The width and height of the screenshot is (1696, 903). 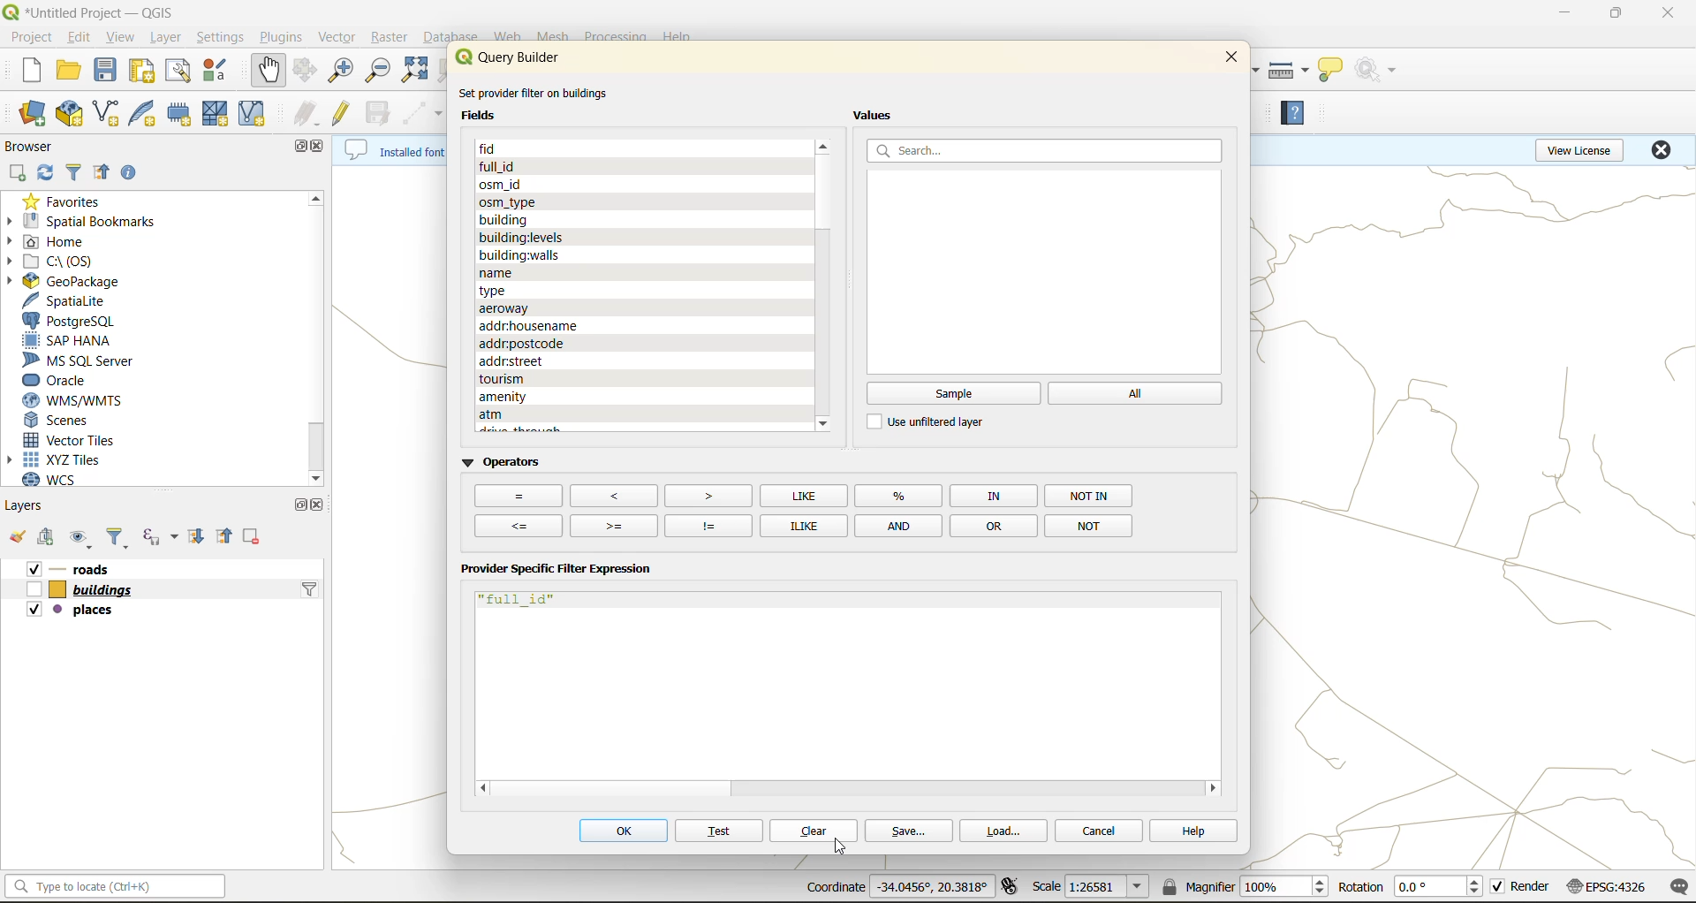 What do you see at coordinates (19, 535) in the screenshot?
I see `open` at bounding box center [19, 535].